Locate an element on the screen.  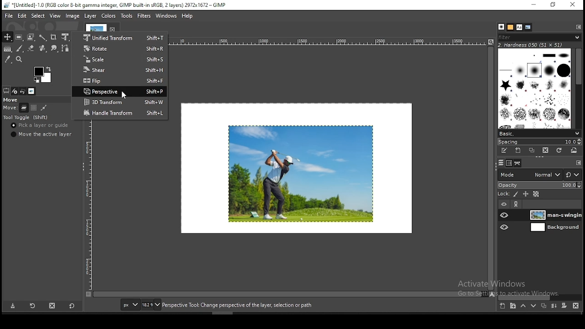
restore tool preset is located at coordinates (32, 306).